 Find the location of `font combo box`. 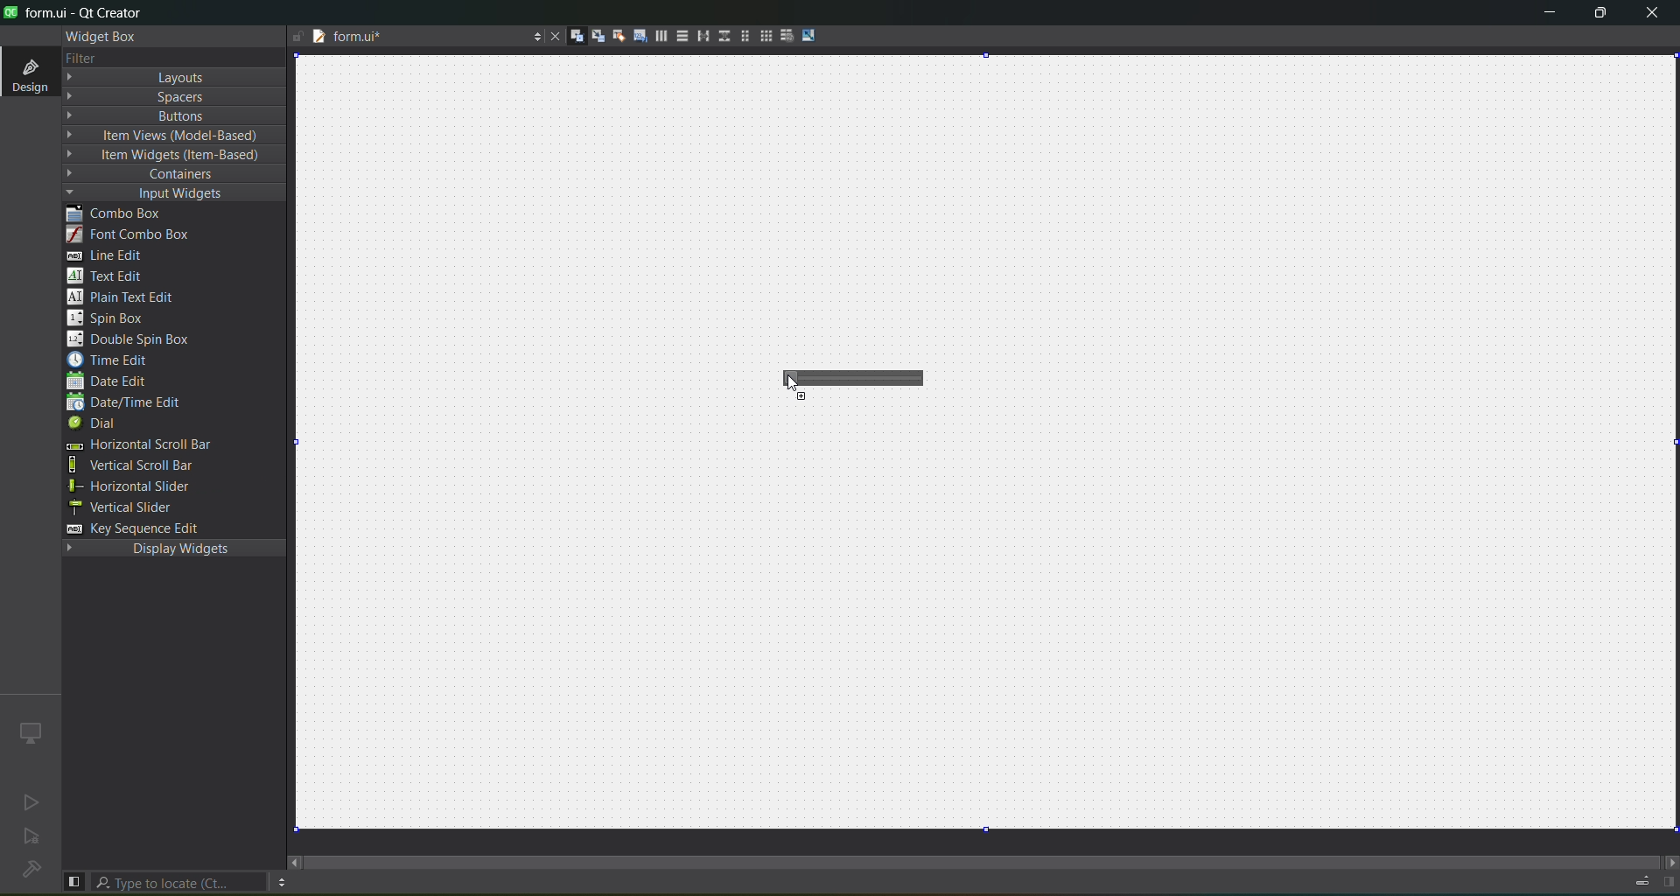

font combo box is located at coordinates (129, 234).